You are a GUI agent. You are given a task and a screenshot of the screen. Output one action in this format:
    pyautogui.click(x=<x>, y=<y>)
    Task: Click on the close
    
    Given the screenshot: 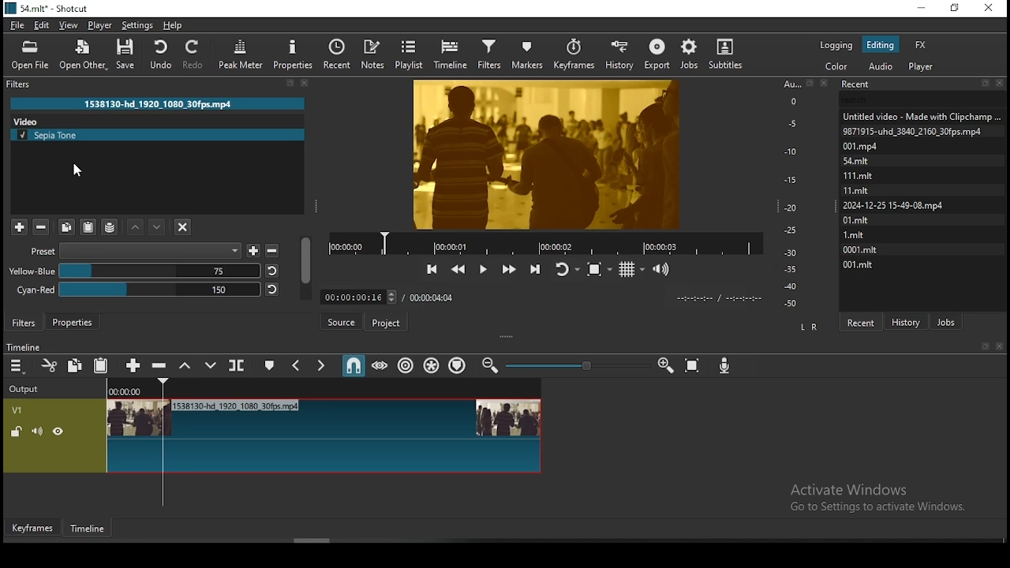 What is the action you would take?
    pyautogui.click(x=1000, y=347)
    